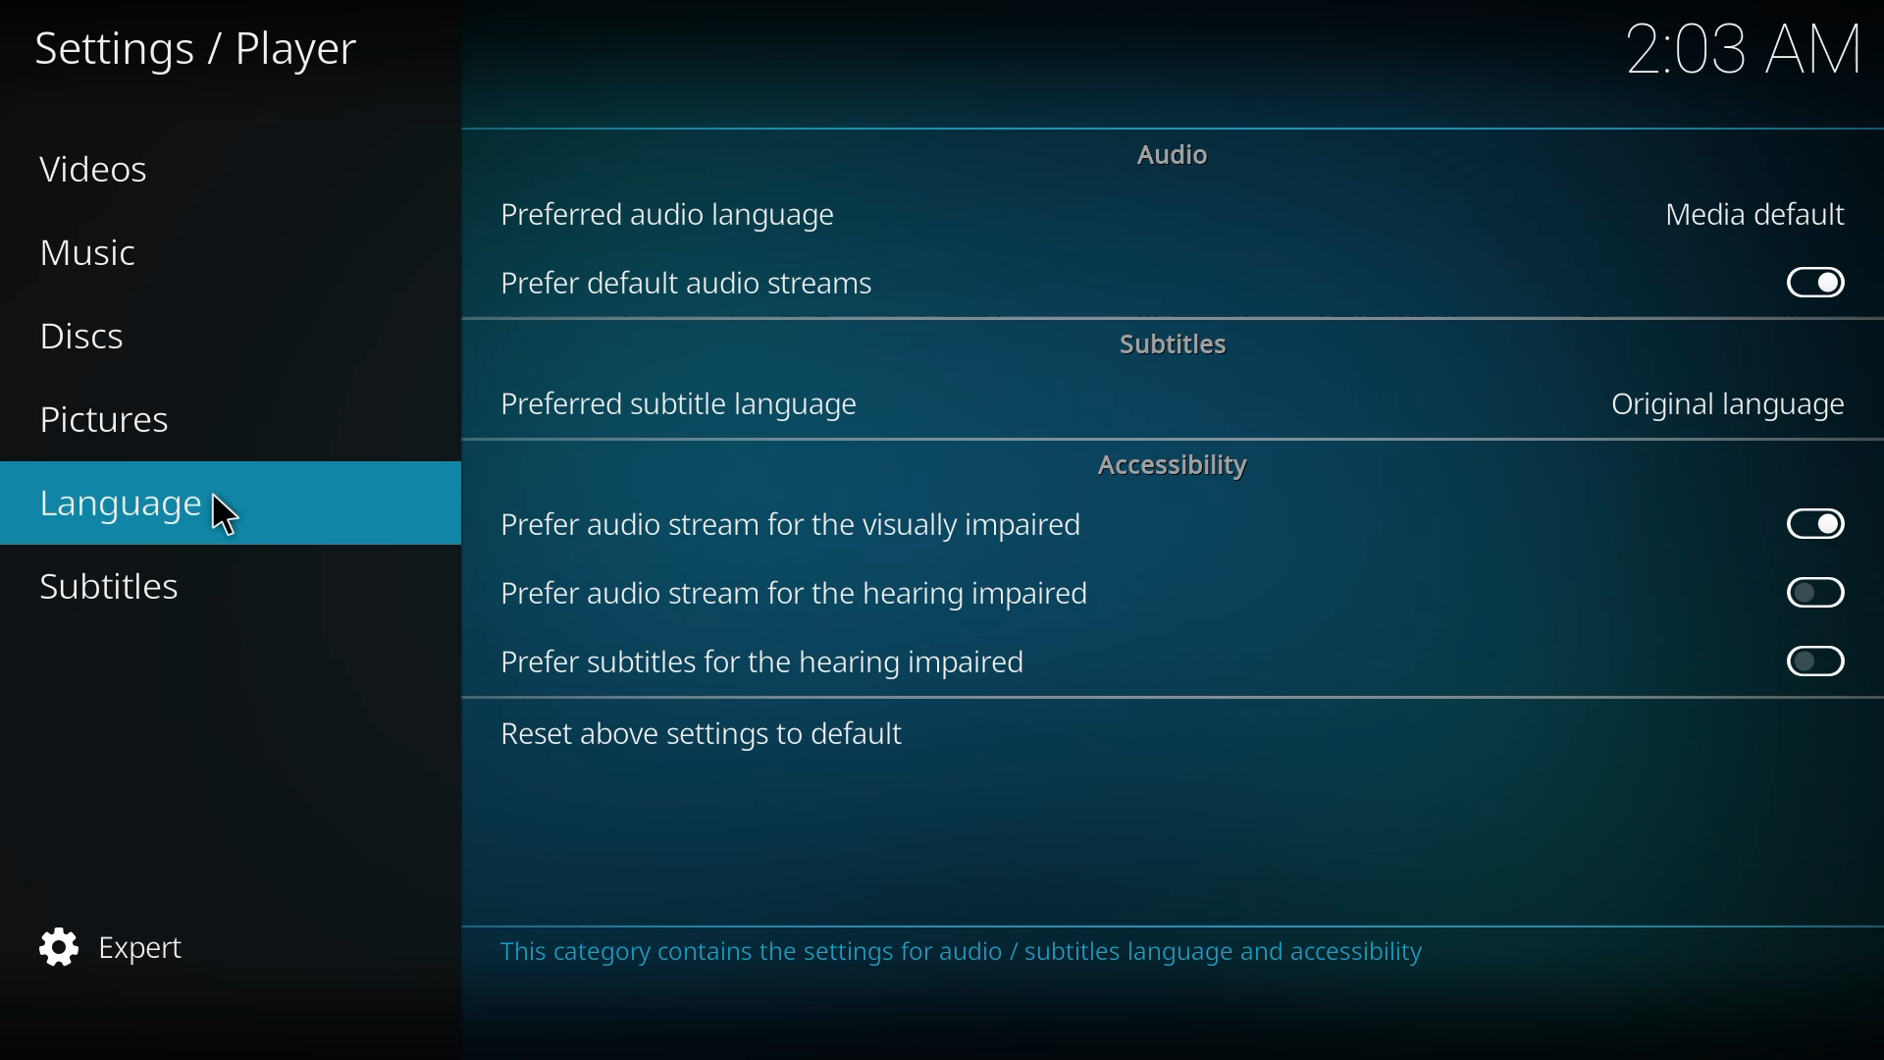 This screenshot has height=1060, width=1884. Describe the element at coordinates (706, 729) in the screenshot. I see `reset to default` at that location.